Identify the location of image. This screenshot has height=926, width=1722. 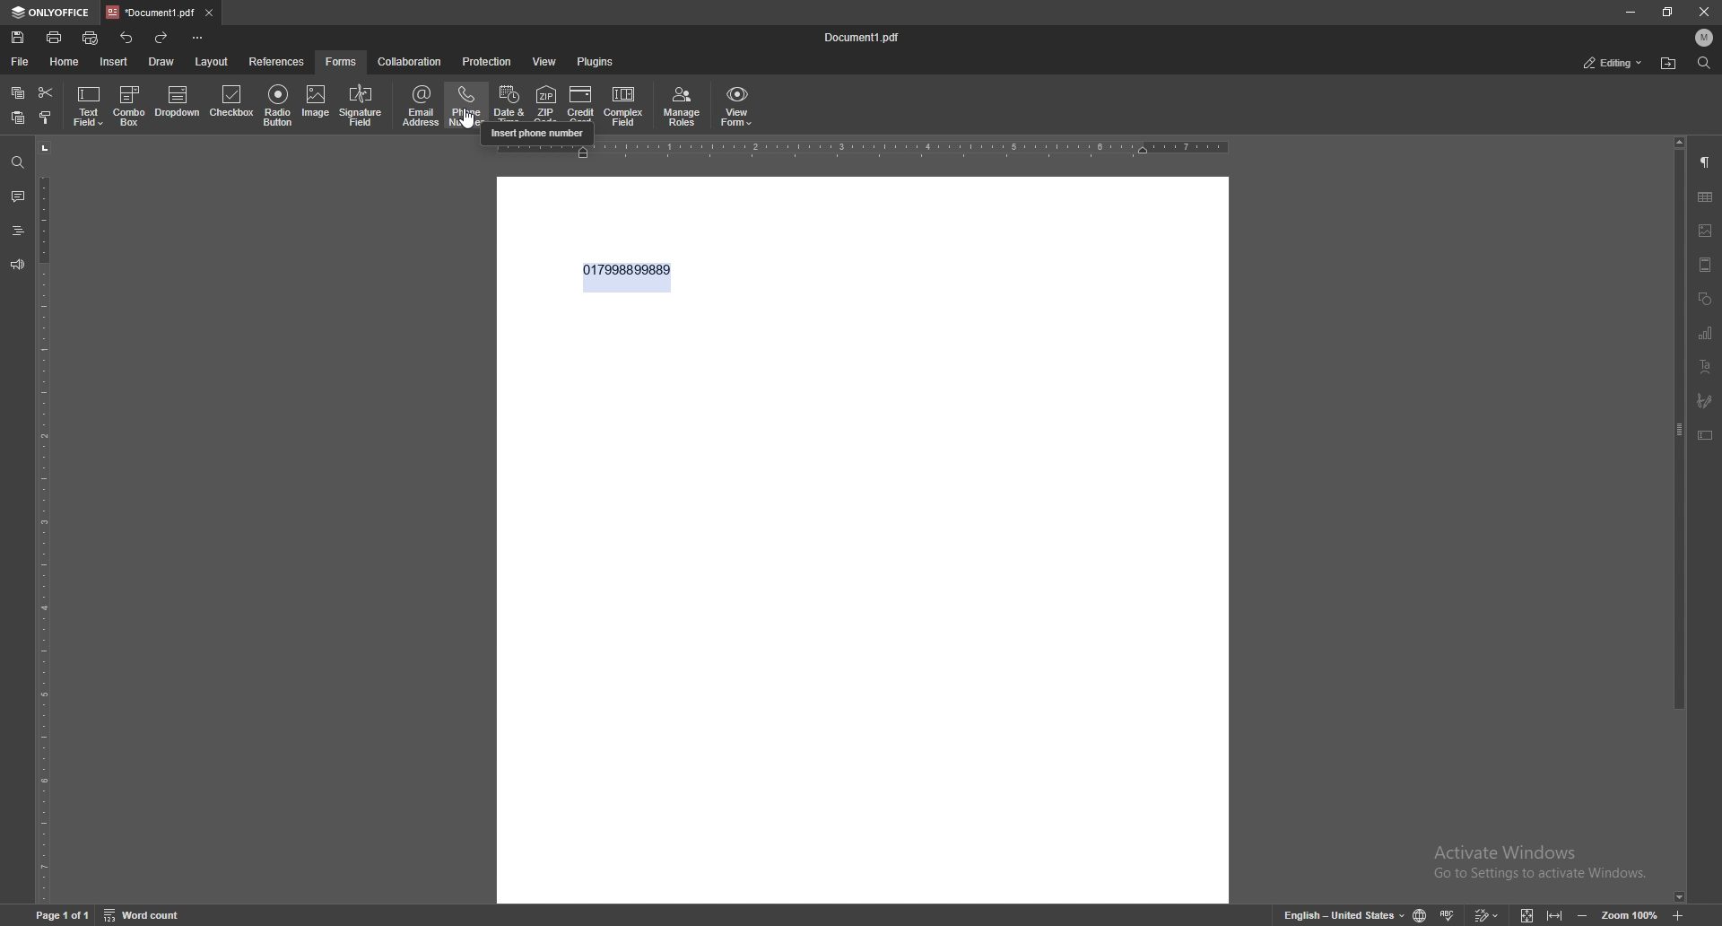
(1706, 230).